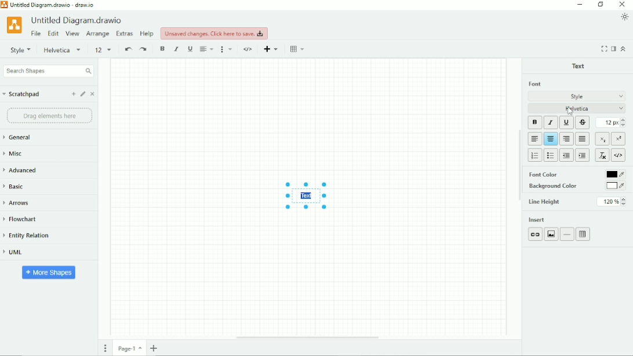  I want to click on white, so click(614, 186).